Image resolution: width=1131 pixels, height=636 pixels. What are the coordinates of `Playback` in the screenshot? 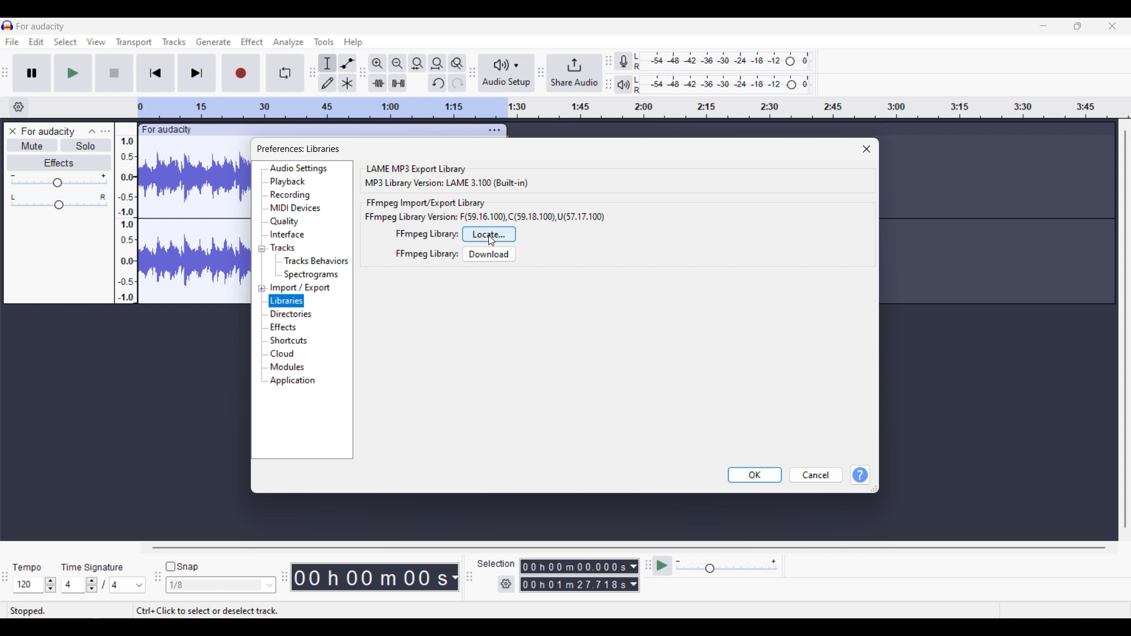 It's located at (293, 182).